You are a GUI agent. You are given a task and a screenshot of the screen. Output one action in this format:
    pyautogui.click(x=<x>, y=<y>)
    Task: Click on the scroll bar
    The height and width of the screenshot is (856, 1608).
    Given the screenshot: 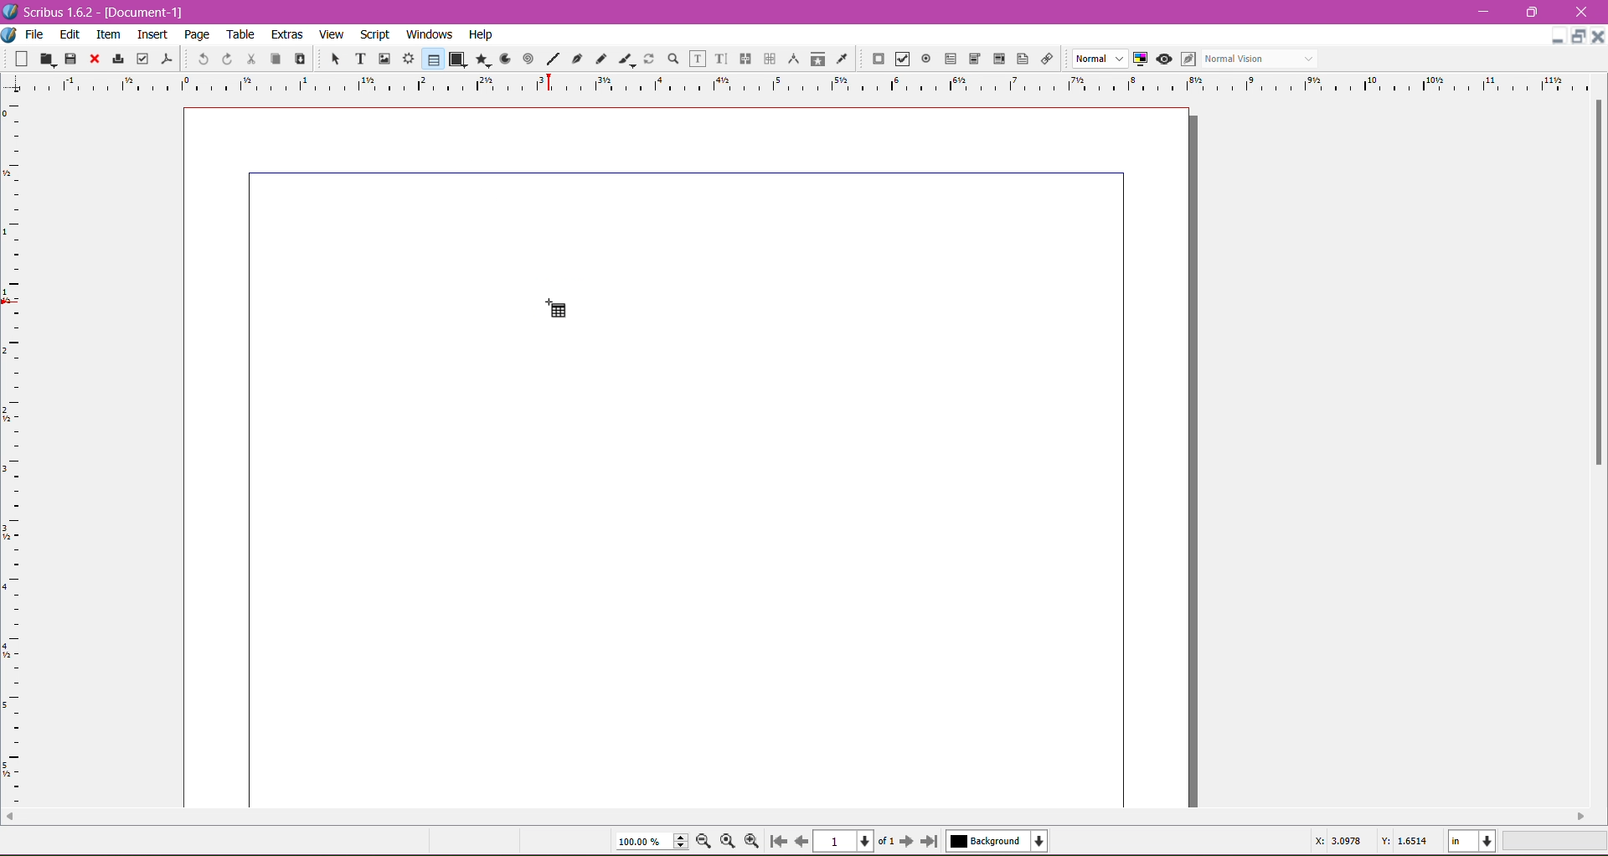 What is the action you would take?
    pyautogui.click(x=1598, y=455)
    